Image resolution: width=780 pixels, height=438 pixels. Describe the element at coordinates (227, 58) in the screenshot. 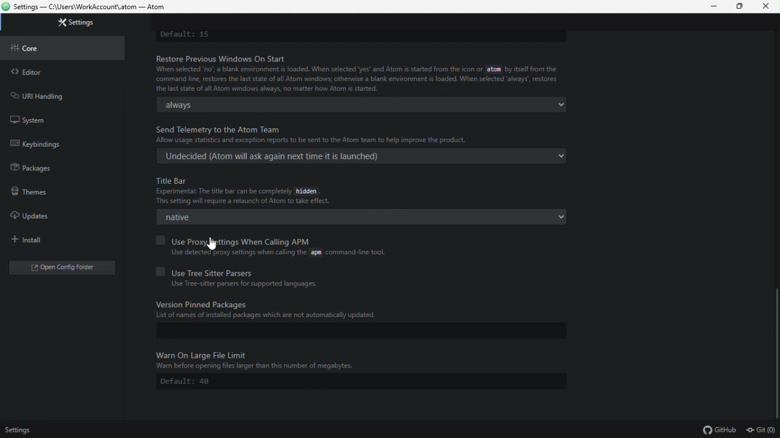

I see `Restore Previous Windows On Start` at that location.